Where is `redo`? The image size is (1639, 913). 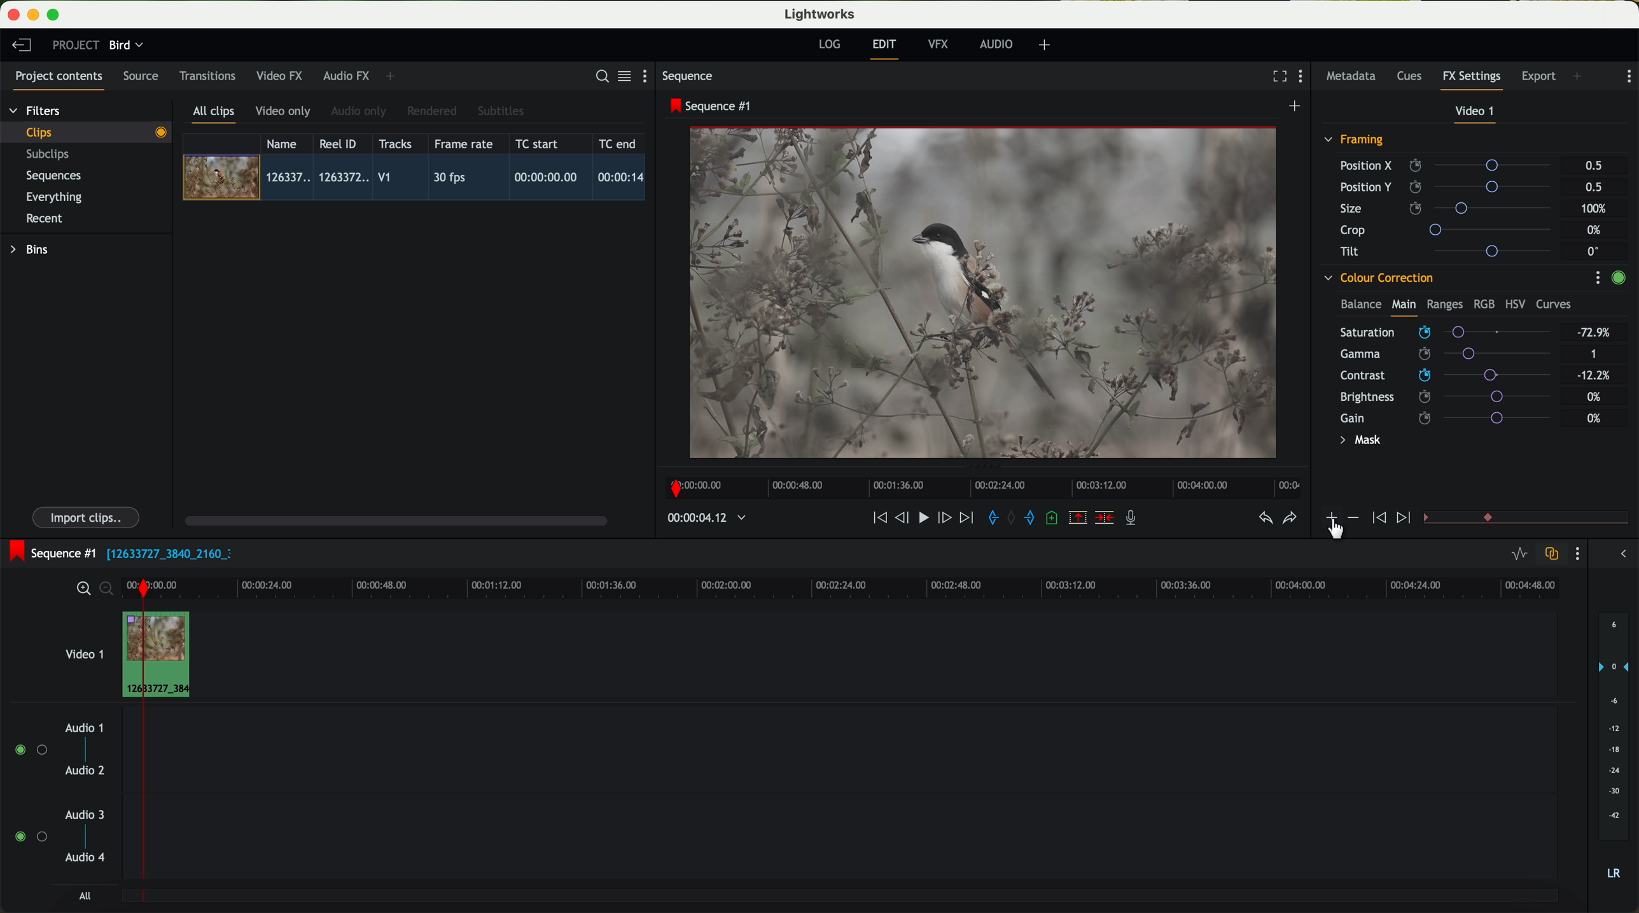
redo is located at coordinates (1290, 519).